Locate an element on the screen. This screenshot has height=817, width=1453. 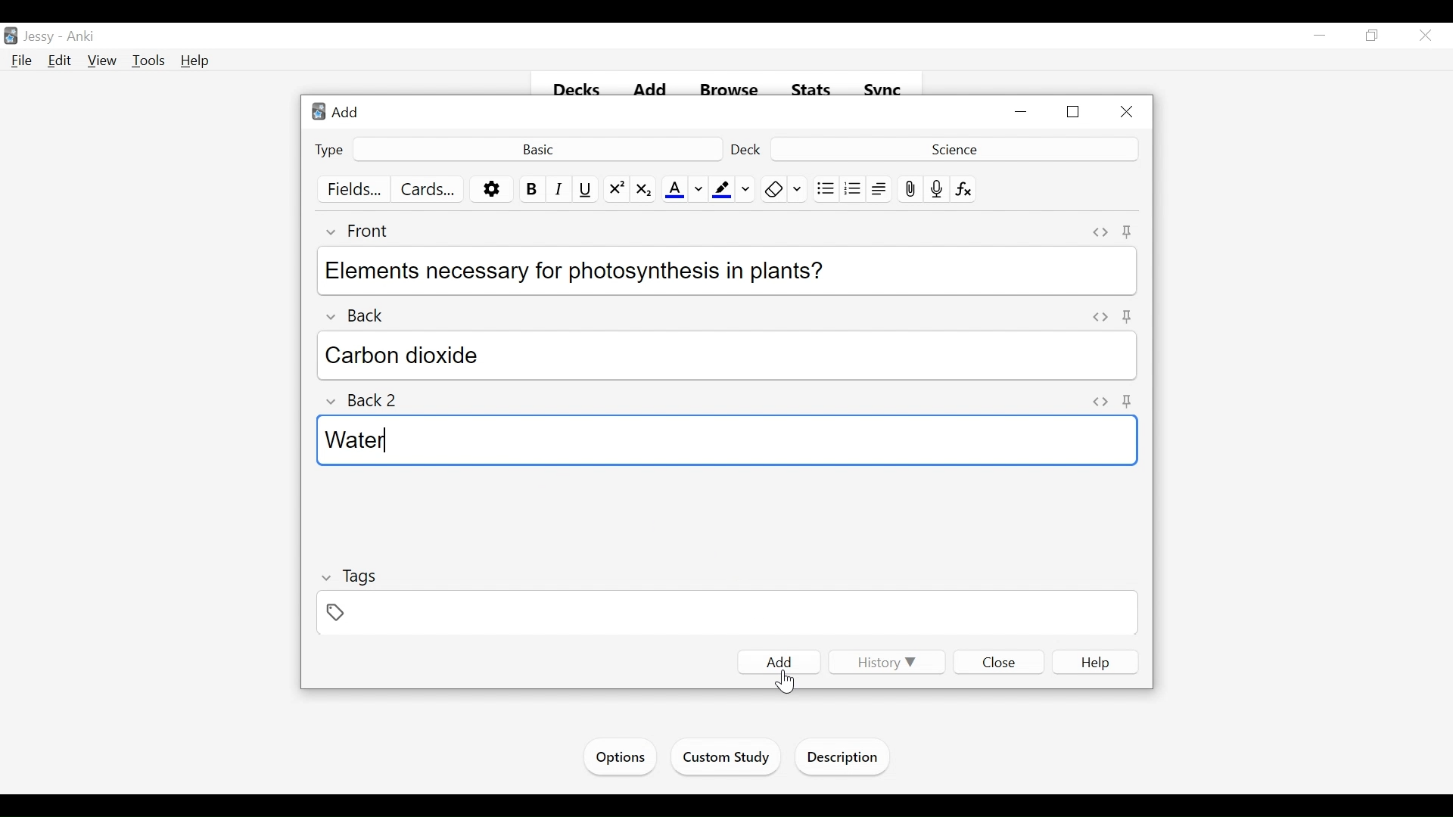
Underline is located at coordinates (586, 189).